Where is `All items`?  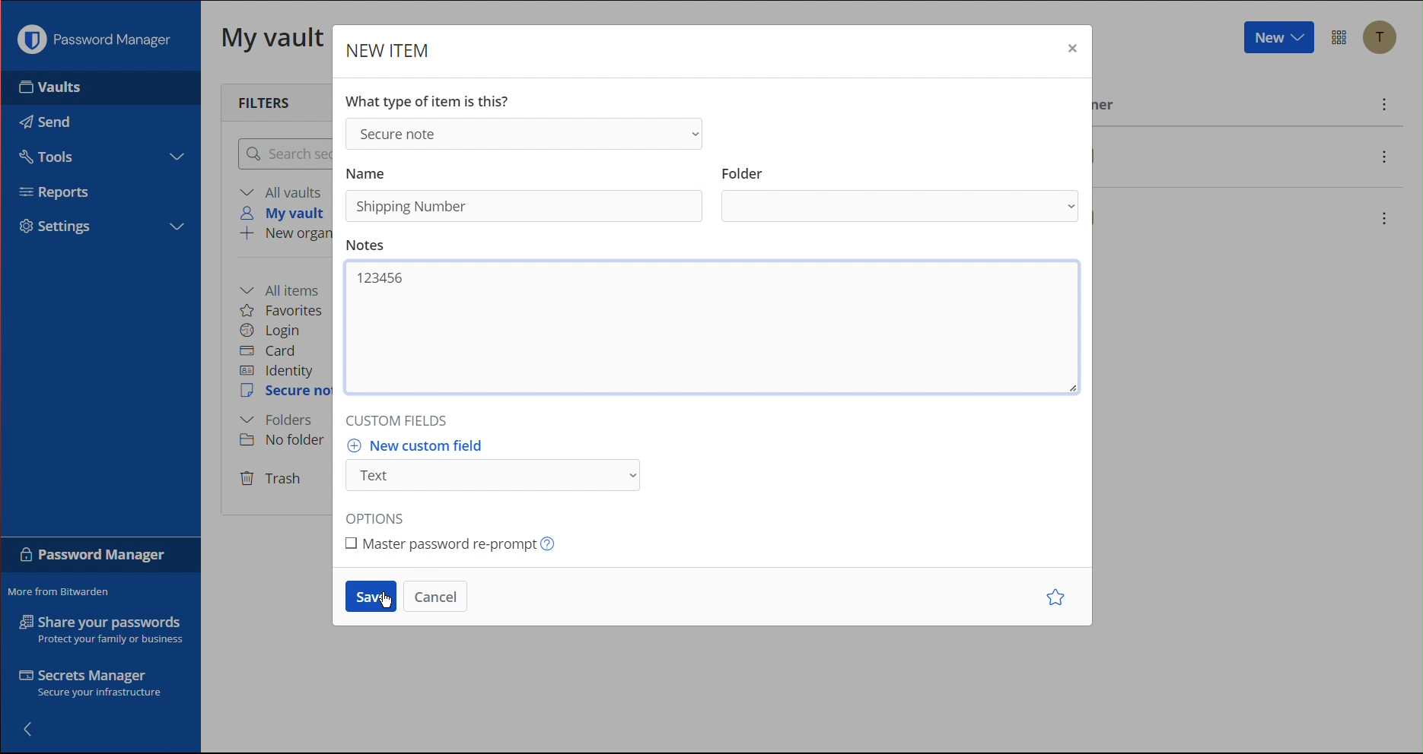 All items is located at coordinates (287, 287).